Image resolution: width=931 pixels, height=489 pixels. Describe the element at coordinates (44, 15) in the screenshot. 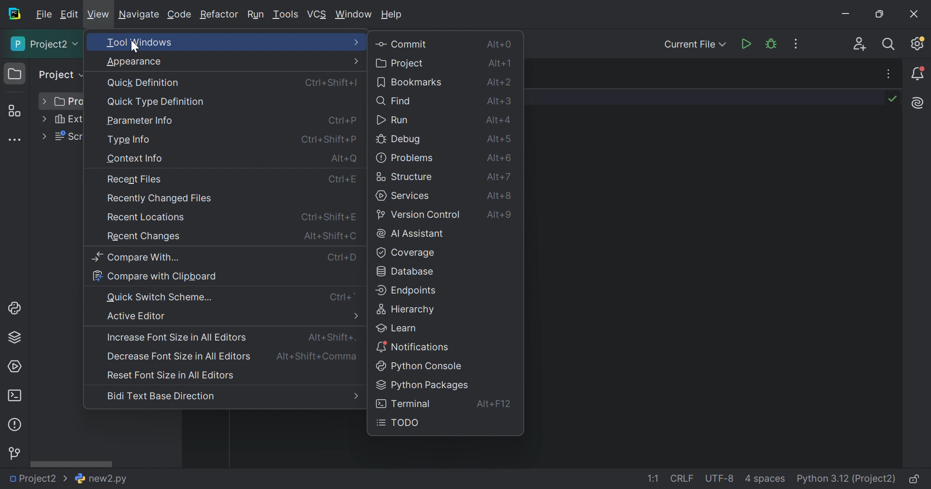

I see `File` at that location.